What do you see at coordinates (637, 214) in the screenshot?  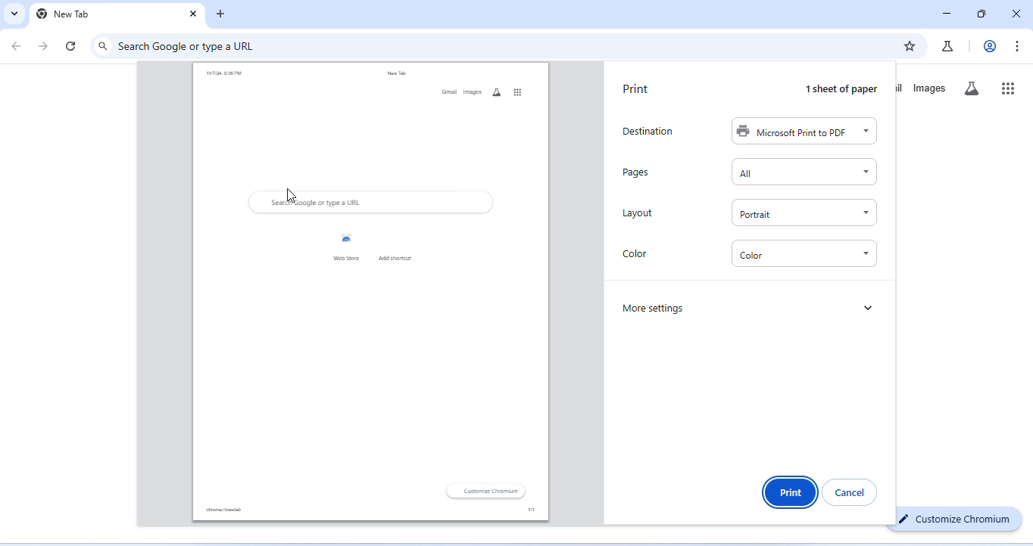 I see `layout` at bounding box center [637, 214].